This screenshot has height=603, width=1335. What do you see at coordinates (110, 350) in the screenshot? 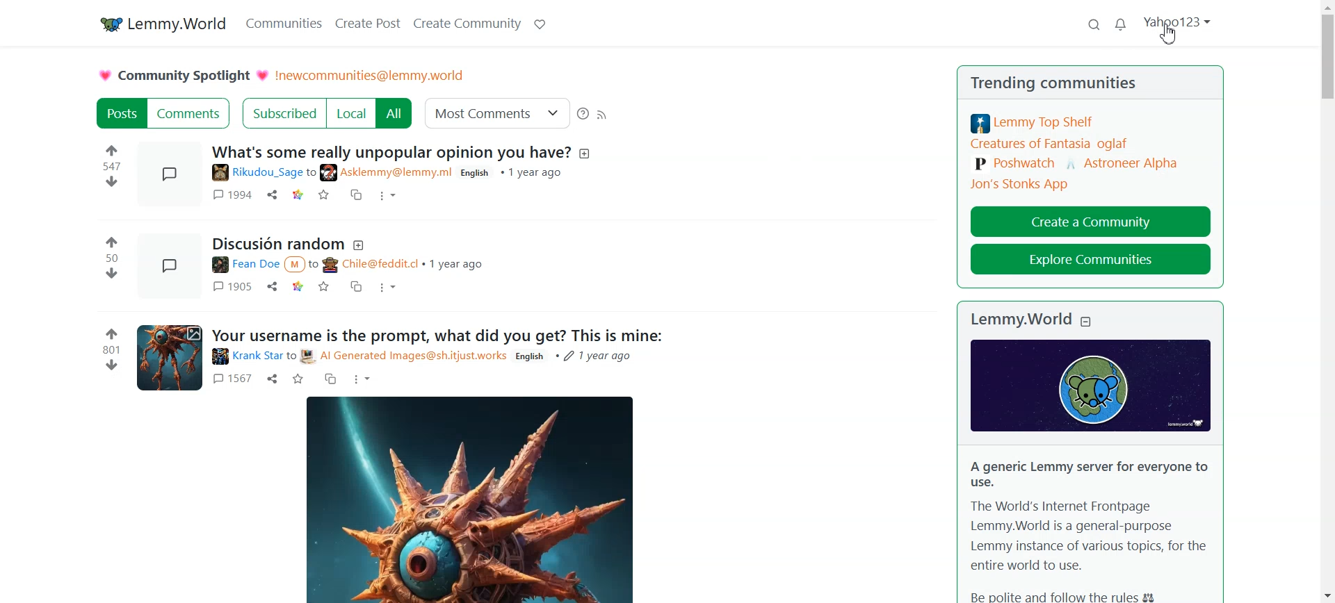
I see `801` at bounding box center [110, 350].